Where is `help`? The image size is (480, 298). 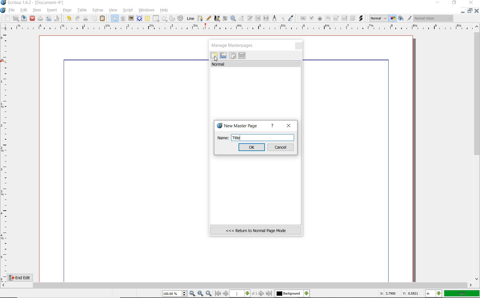
help is located at coordinates (164, 10).